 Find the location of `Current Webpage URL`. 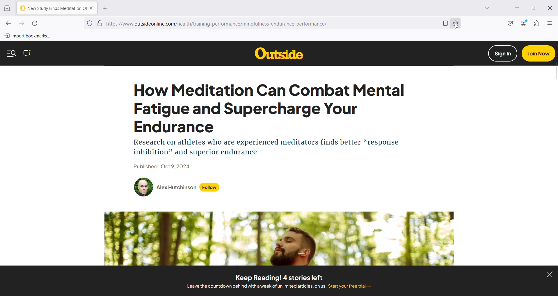

Current Webpage URL is located at coordinates (272, 24).